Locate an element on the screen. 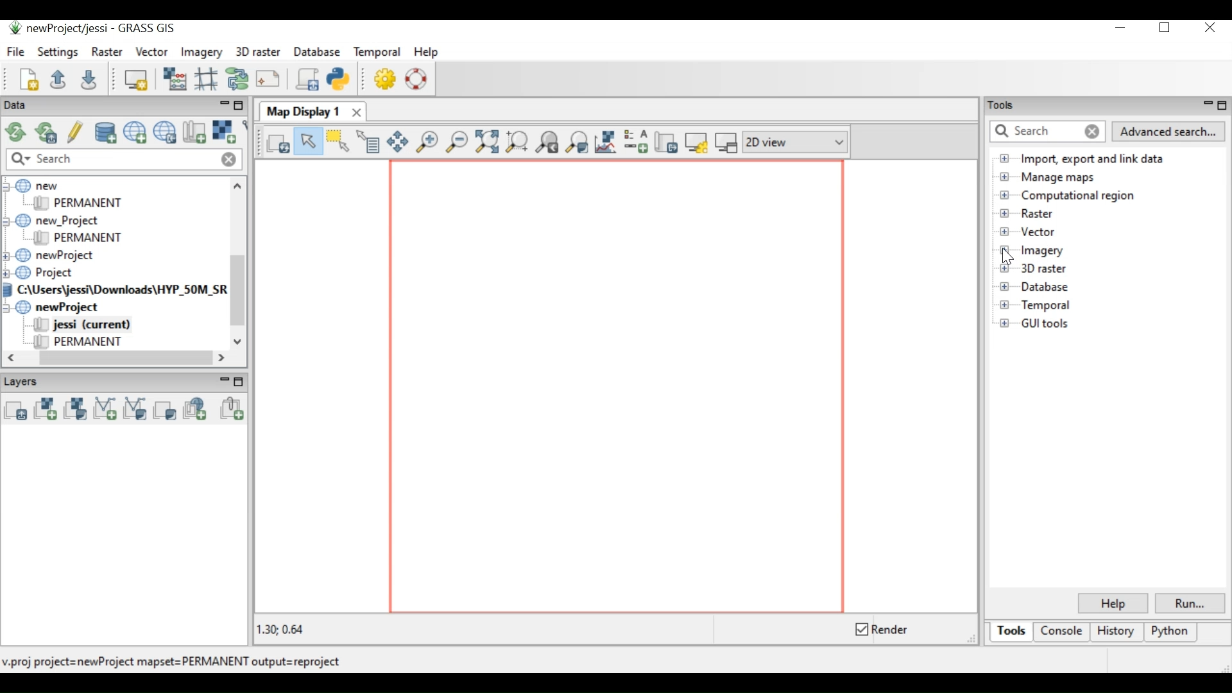  proj project=newProject mapset=PERMANENT output=reproject is located at coordinates (193, 662).